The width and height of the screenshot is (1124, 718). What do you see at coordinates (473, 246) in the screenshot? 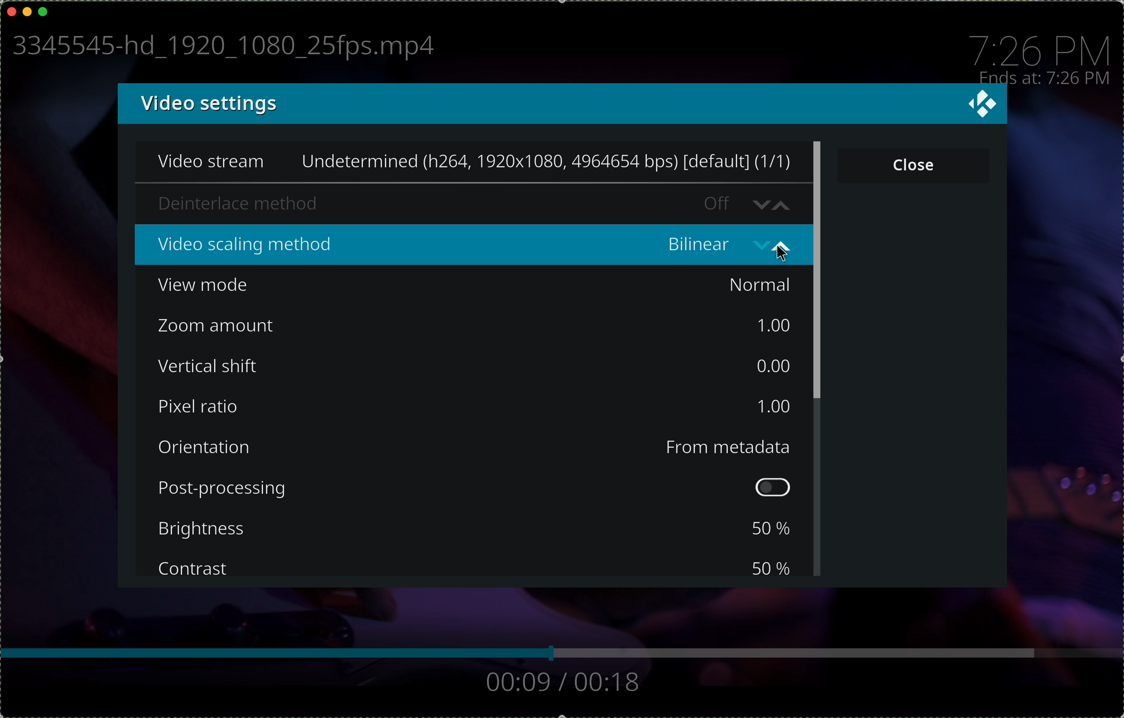
I see `click on video scaling method` at bounding box center [473, 246].